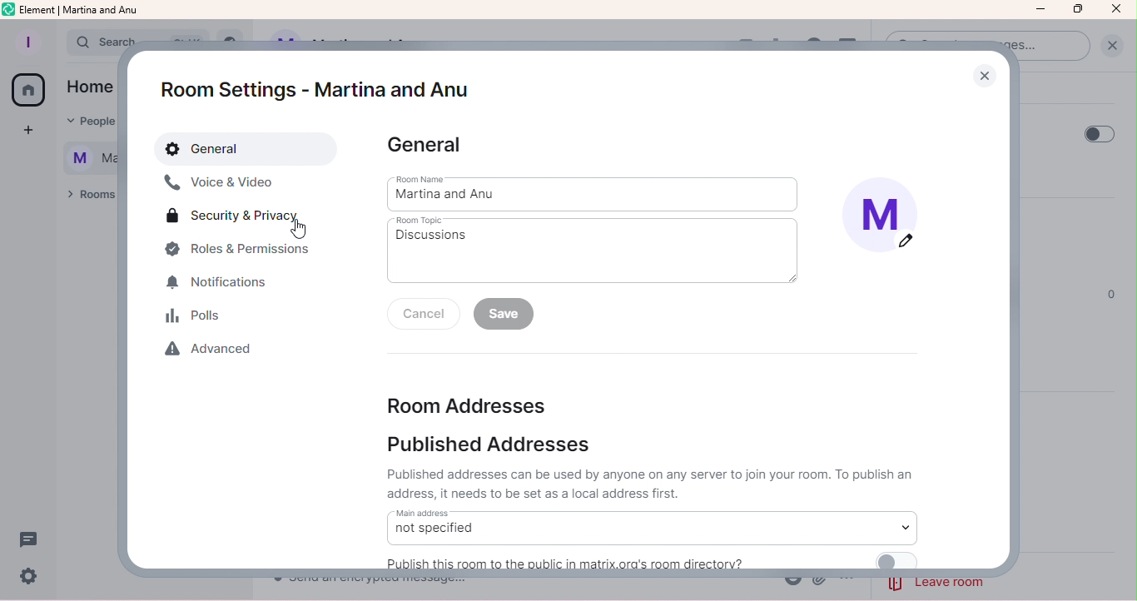 The width and height of the screenshot is (1137, 601). I want to click on Main address, so click(673, 531).